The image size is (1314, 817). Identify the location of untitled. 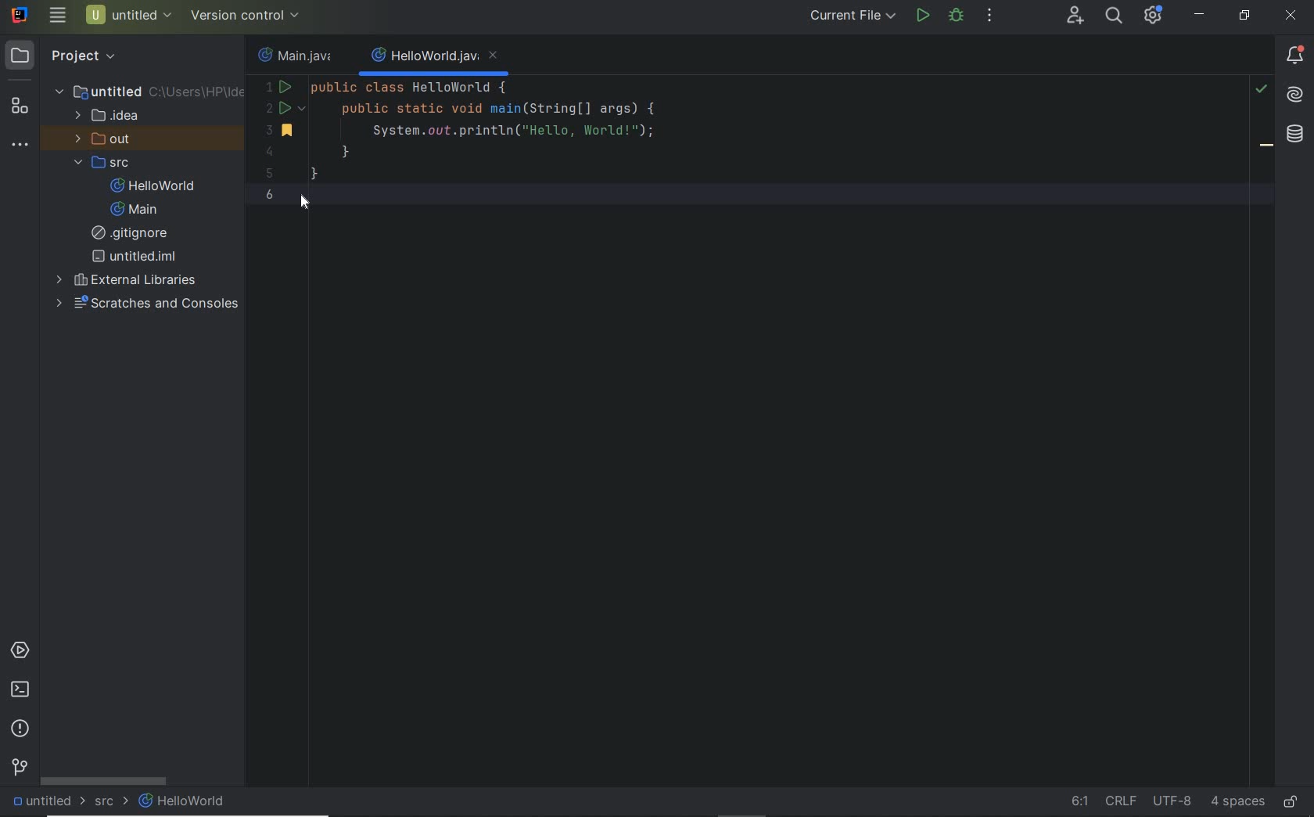
(148, 91).